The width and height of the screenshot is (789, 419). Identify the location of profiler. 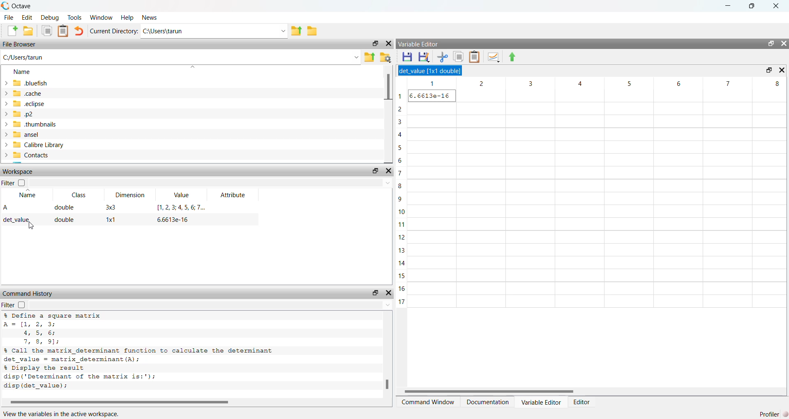
(773, 413).